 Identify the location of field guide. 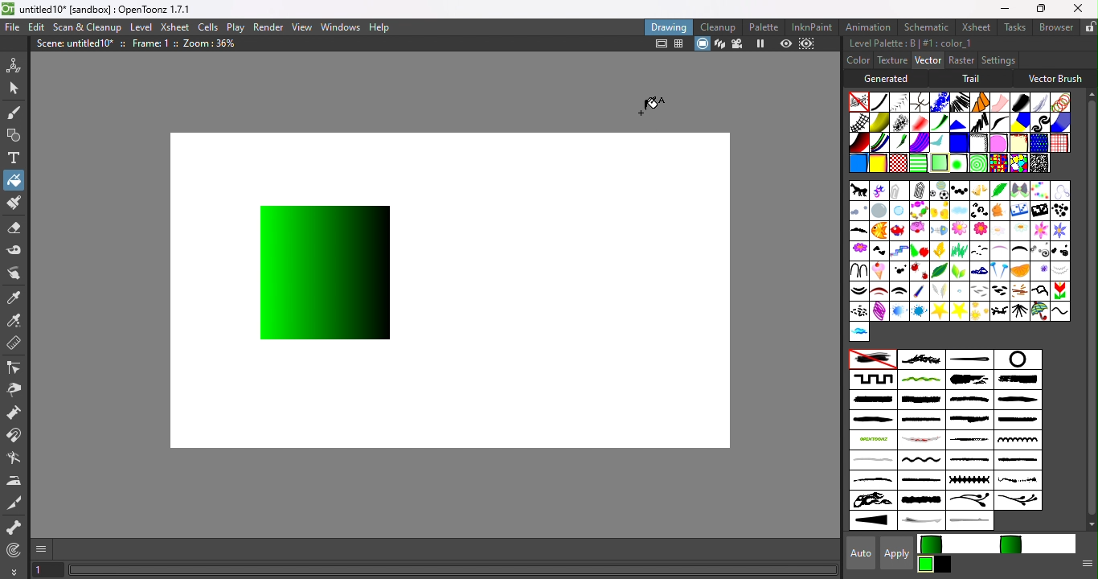
(680, 45).